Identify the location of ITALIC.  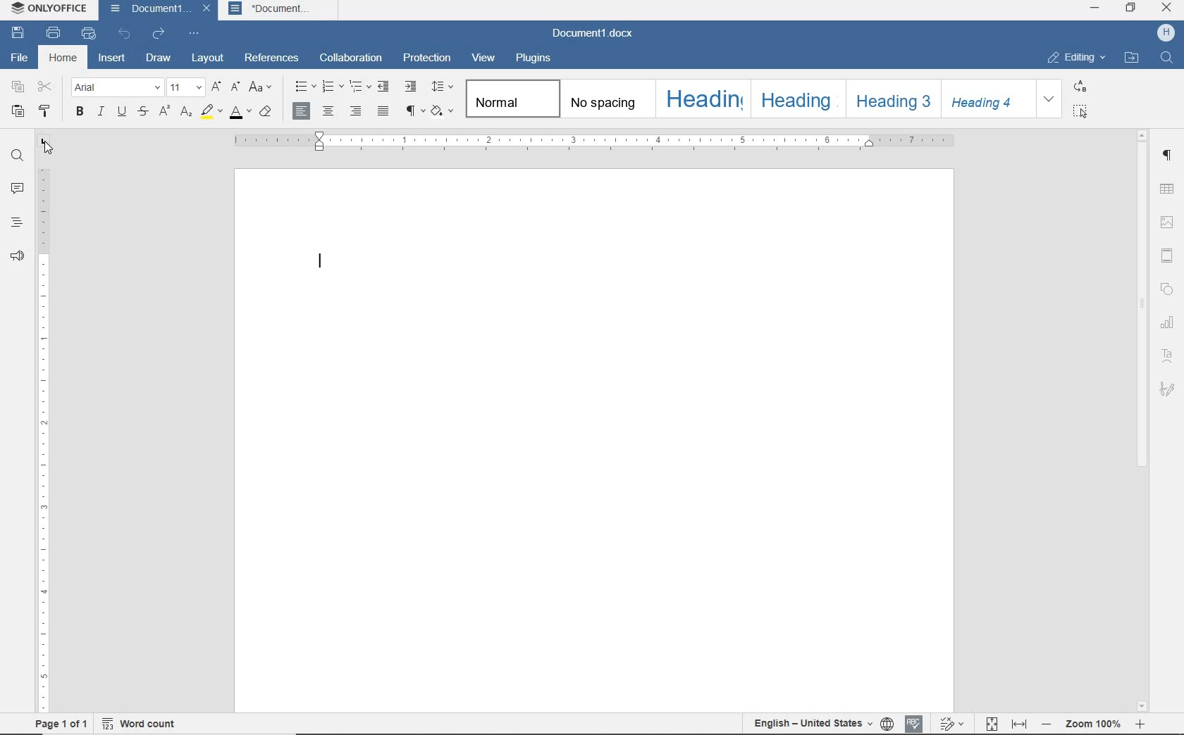
(101, 113).